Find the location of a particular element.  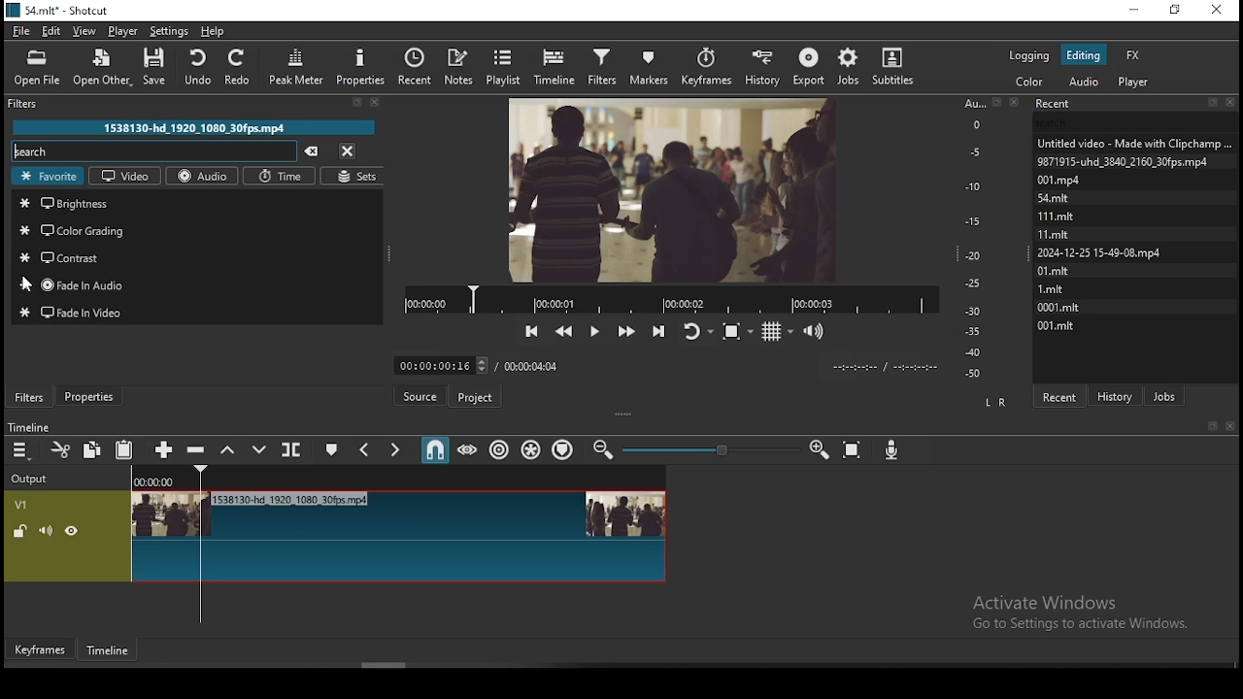

peak meter is located at coordinates (360, 66).